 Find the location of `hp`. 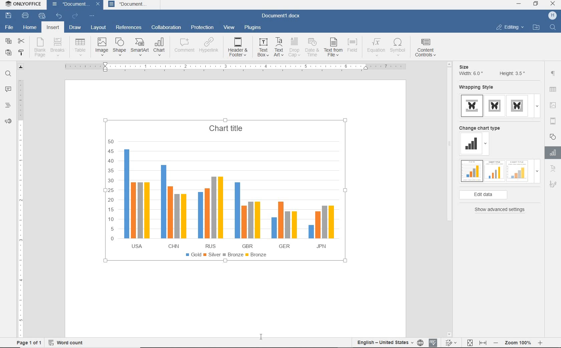

hp is located at coordinates (553, 16).